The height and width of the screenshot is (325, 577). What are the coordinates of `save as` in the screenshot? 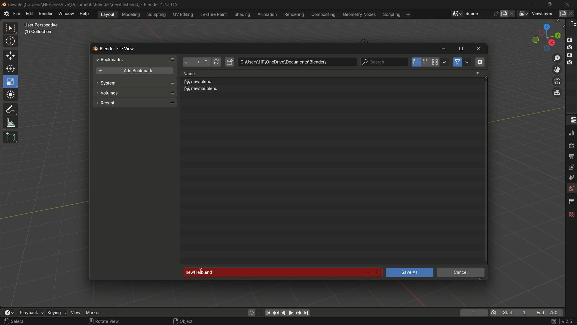 It's located at (409, 272).